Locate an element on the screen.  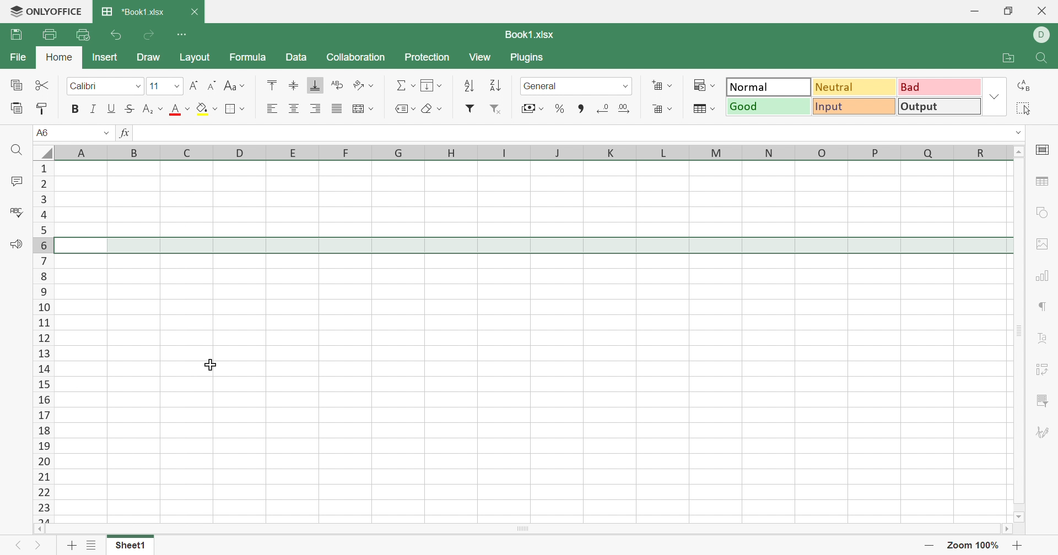
Align Right is located at coordinates (316, 108).